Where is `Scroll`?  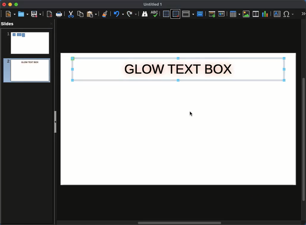 Scroll is located at coordinates (304, 123).